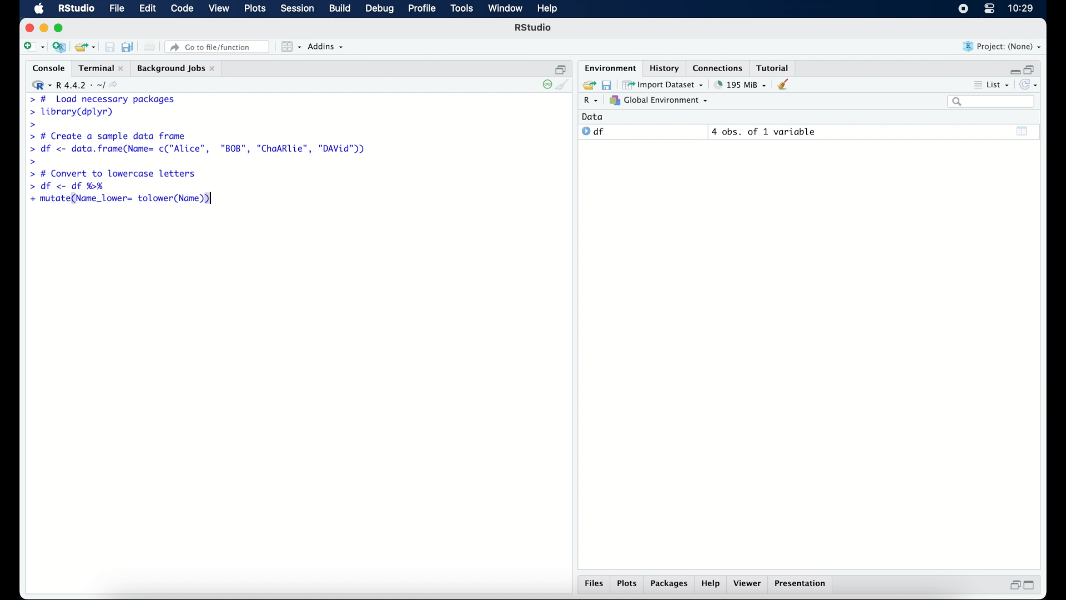 This screenshot has width=1066, height=600. Describe the element at coordinates (775, 67) in the screenshot. I see `tutorial` at that location.